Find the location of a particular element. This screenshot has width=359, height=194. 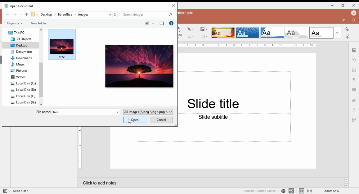

text art  settings is located at coordinates (354, 109).